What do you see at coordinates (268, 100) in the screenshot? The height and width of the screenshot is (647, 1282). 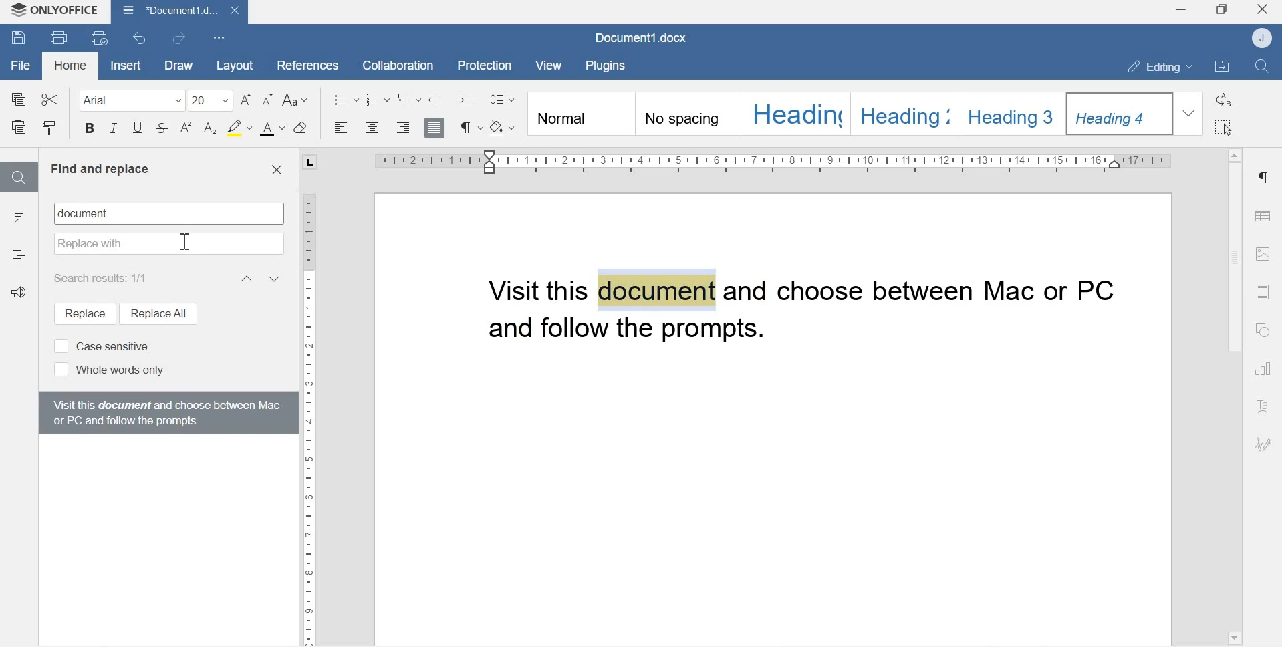 I see `Decrement font sizw` at bounding box center [268, 100].